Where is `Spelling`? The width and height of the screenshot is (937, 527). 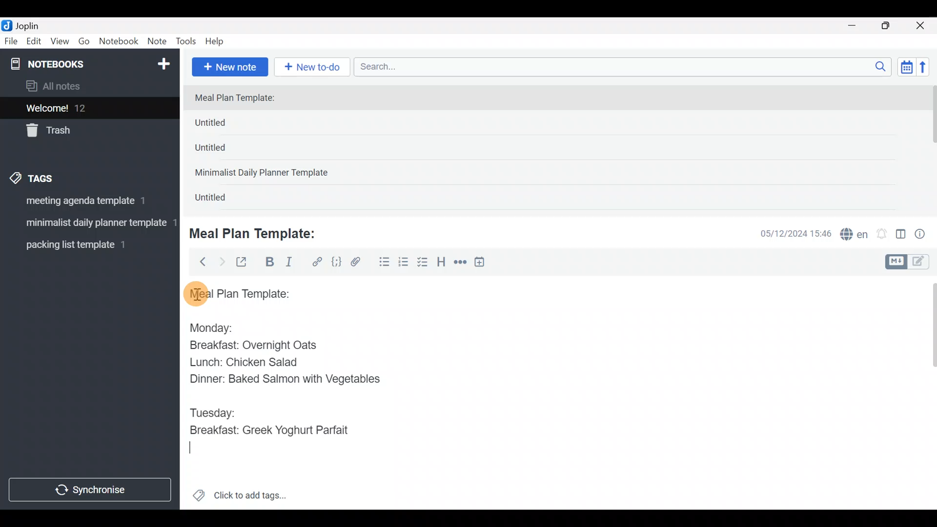
Spelling is located at coordinates (855, 235).